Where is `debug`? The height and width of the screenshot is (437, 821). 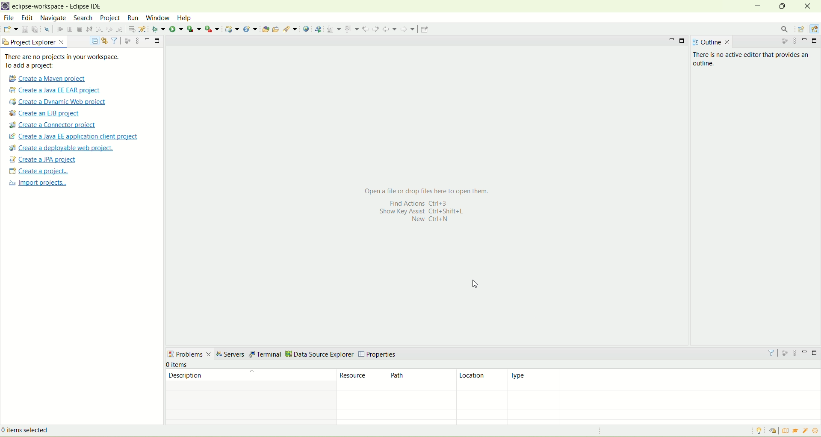
debug is located at coordinates (194, 30).